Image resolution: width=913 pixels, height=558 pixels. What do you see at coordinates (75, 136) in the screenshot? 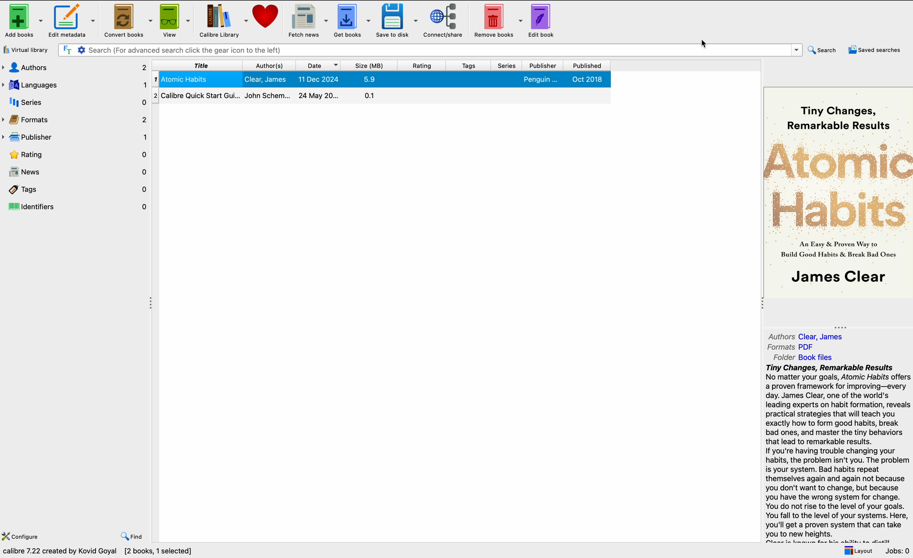
I see `publisher` at bounding box center [75, 136].